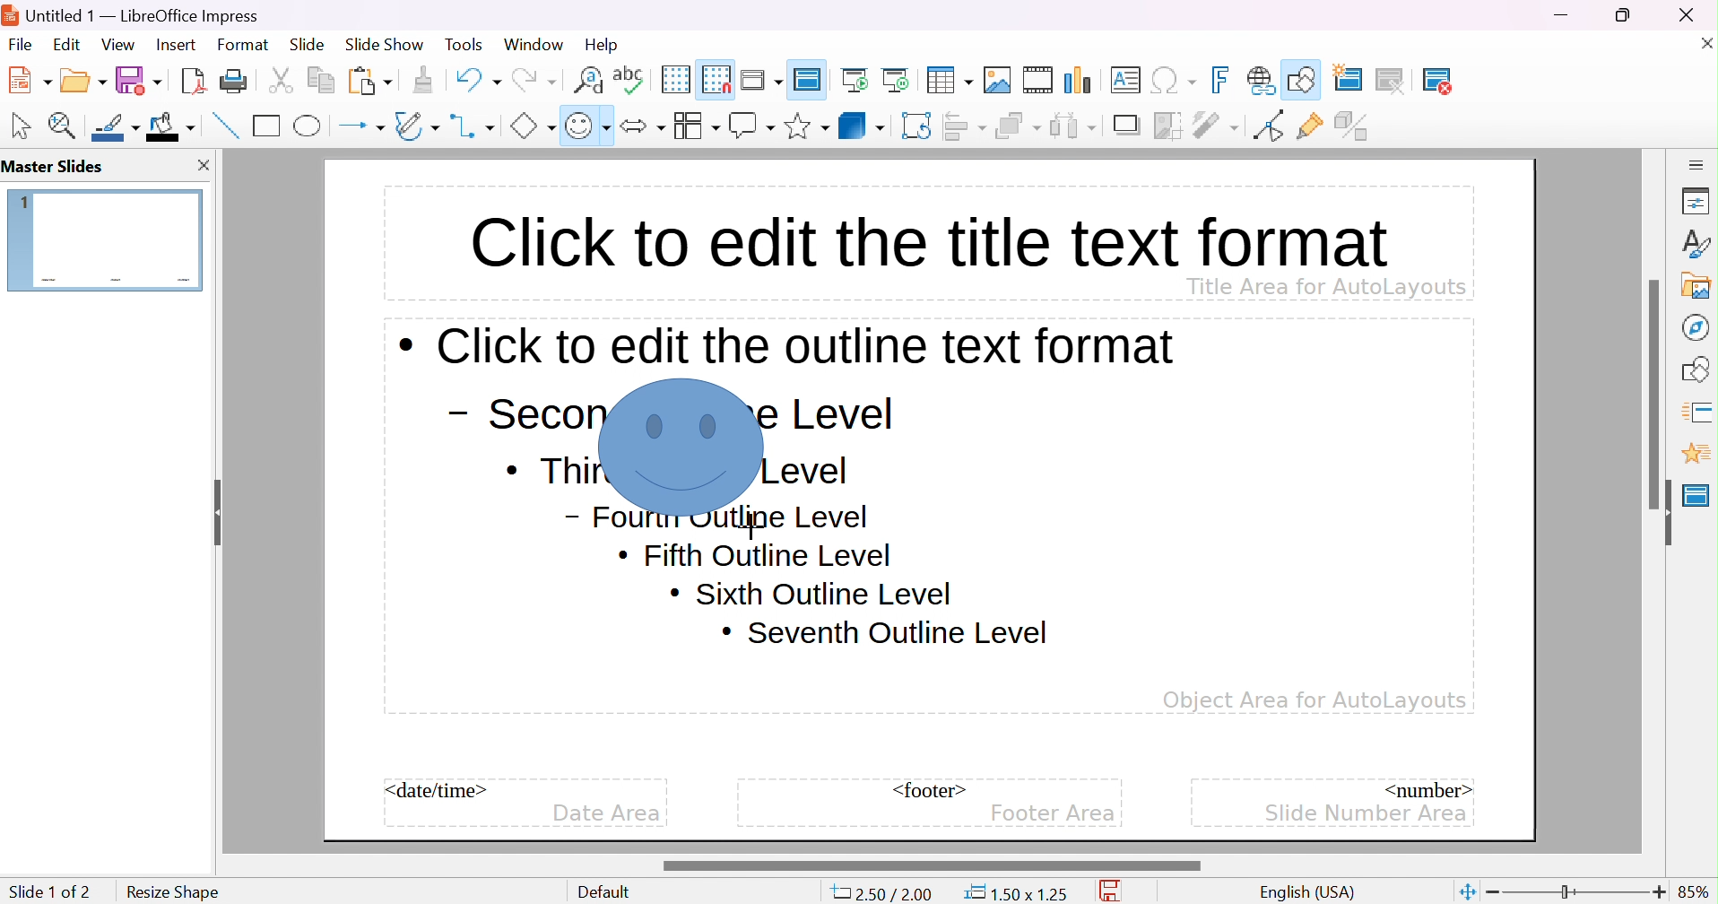  What do you see at coordinates (1315, 700) in the screenshot?
I see `object area for autolayouts` at bounding box center [1315, 700].